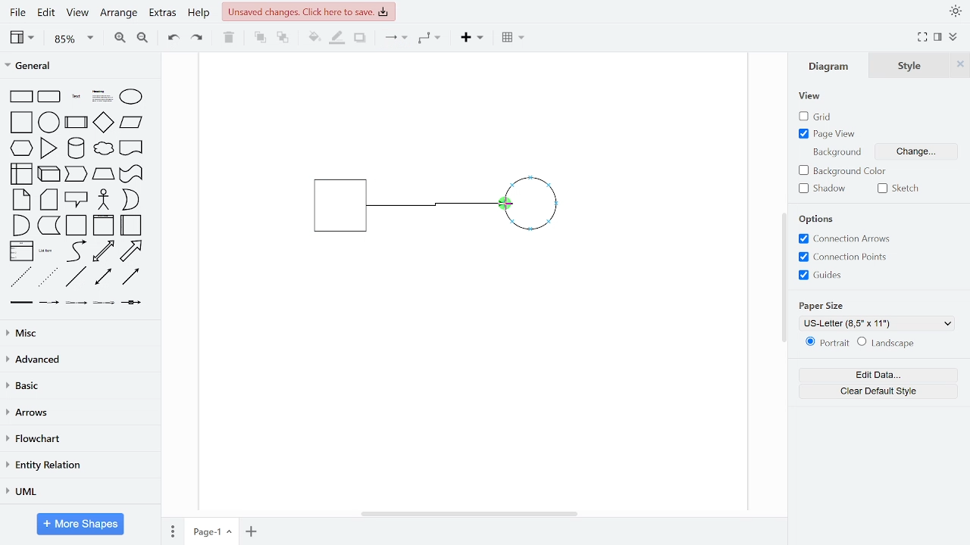 The height and width of the screenshot is (545, 970). I want to click on undo, so click(170, 36).